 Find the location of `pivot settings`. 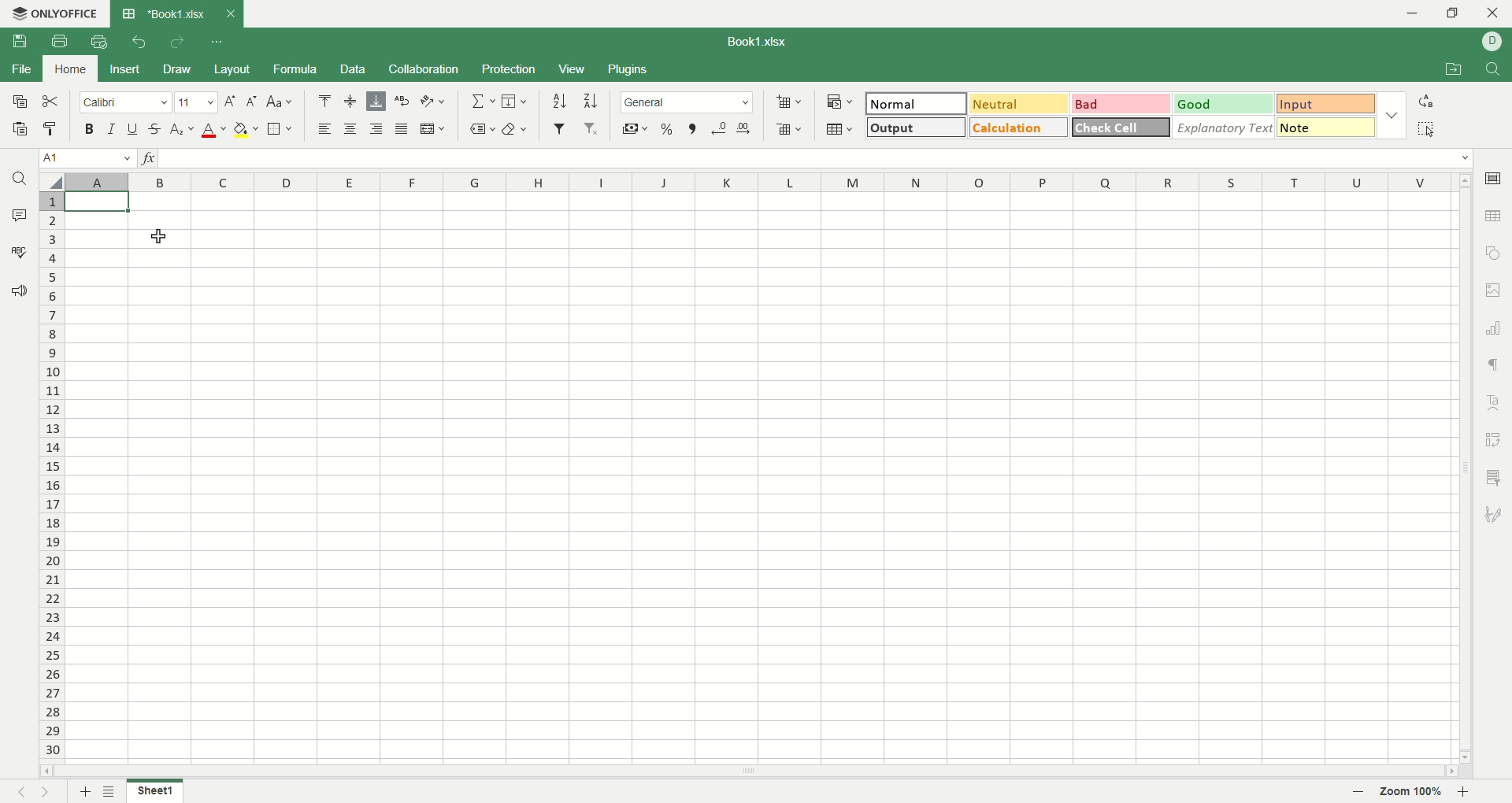

pivot settings is located at coordinates (1497, 439).